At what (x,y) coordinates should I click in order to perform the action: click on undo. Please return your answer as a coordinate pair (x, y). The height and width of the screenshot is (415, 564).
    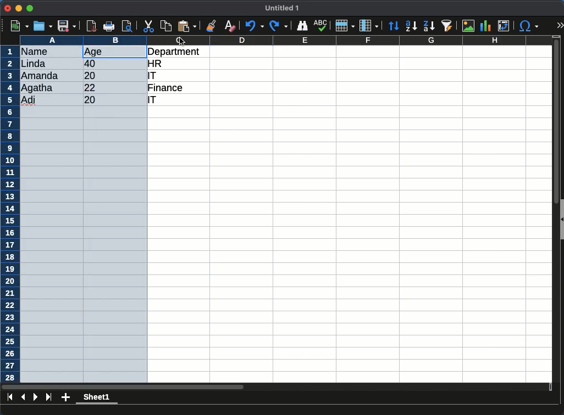
    Looking at the image, I should click on (255, 26).